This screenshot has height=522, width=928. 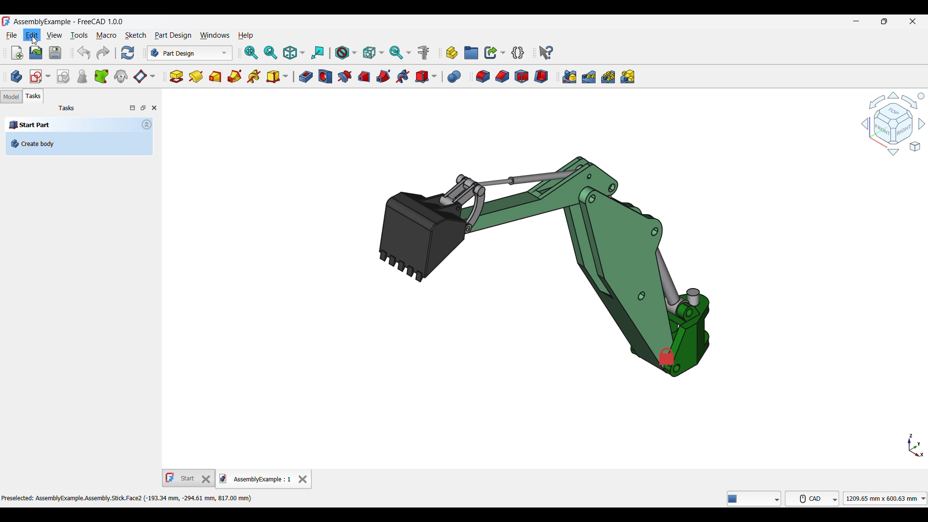 I want to click on Subtractive loft, so click(x=363, y=77).